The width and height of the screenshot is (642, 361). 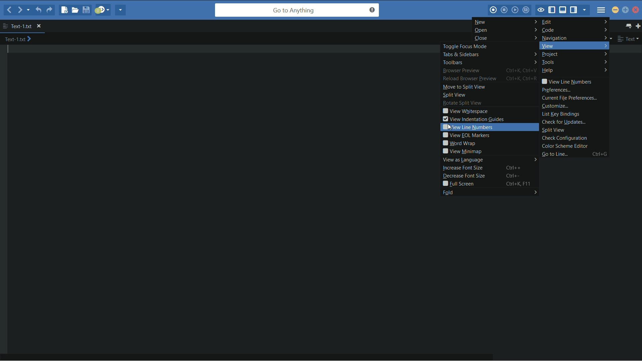 I want to click on view minimap, so click(x=461, y=152).